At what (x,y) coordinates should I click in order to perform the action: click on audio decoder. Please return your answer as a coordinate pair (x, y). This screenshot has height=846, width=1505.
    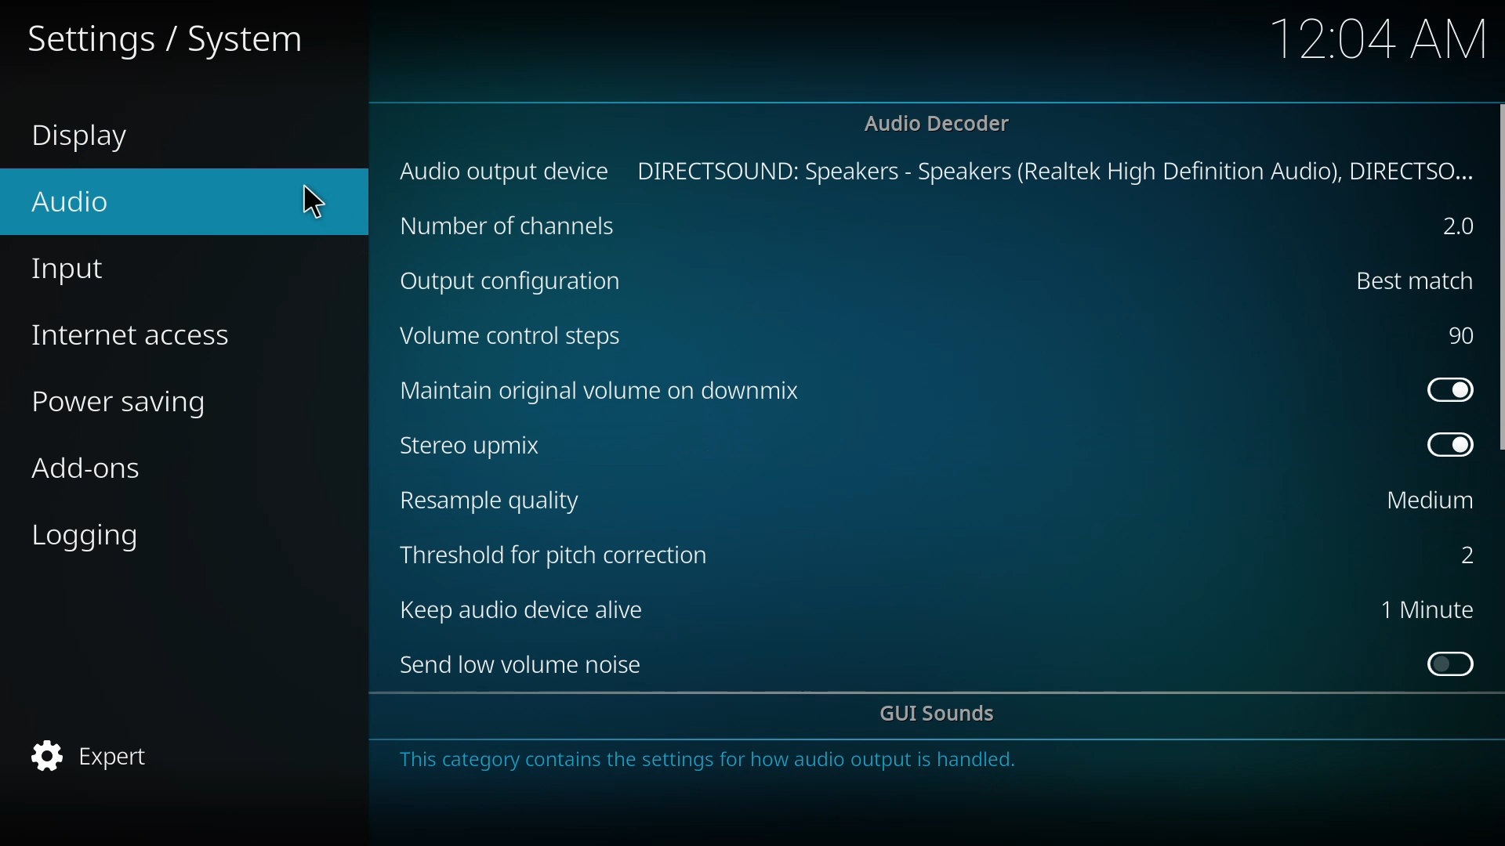
    Looking at the image, I should click on (942, 122).